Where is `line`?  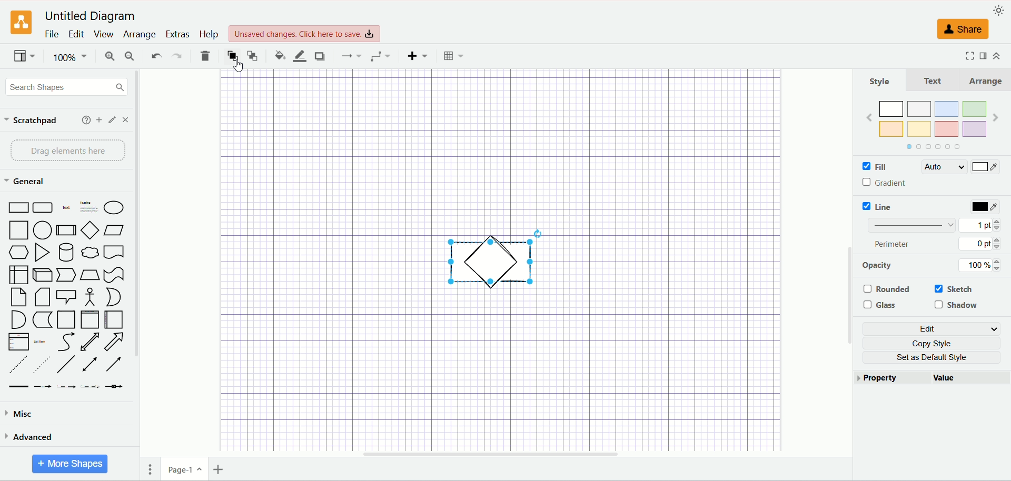 line is located at coordinates (885, 206).